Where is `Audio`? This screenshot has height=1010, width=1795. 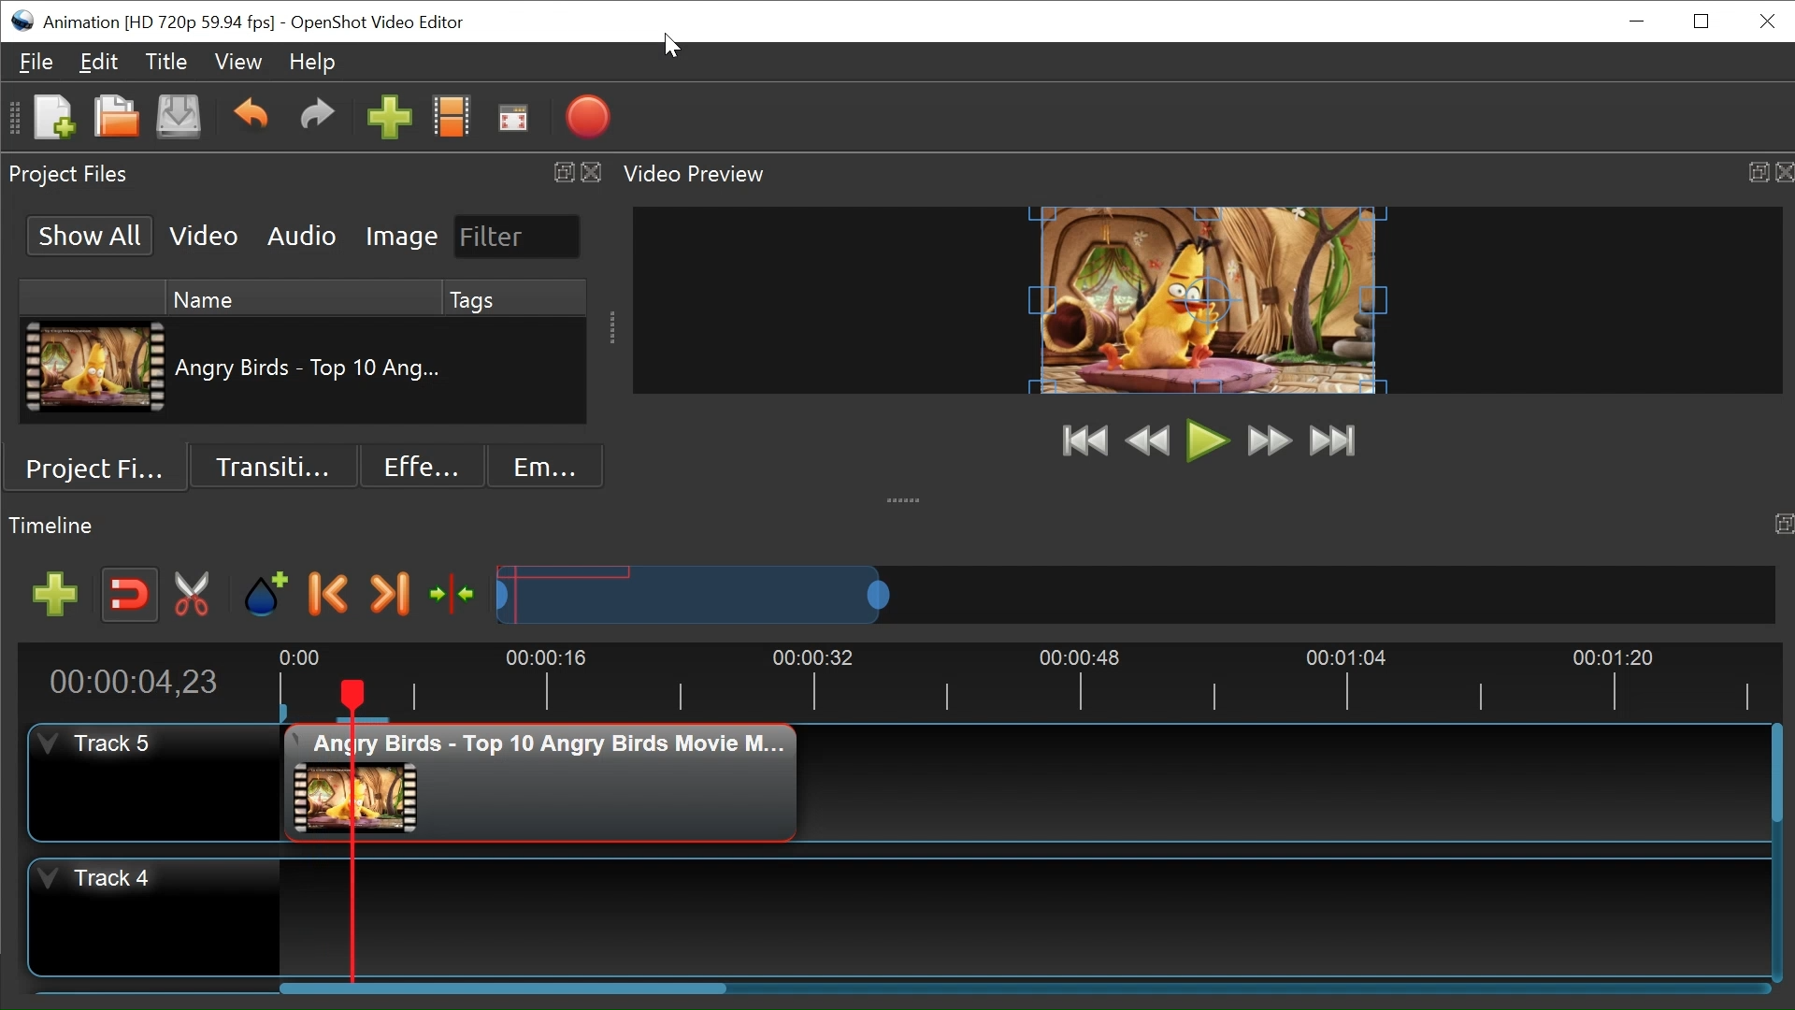 Audio is located at coordinates (305, 235).